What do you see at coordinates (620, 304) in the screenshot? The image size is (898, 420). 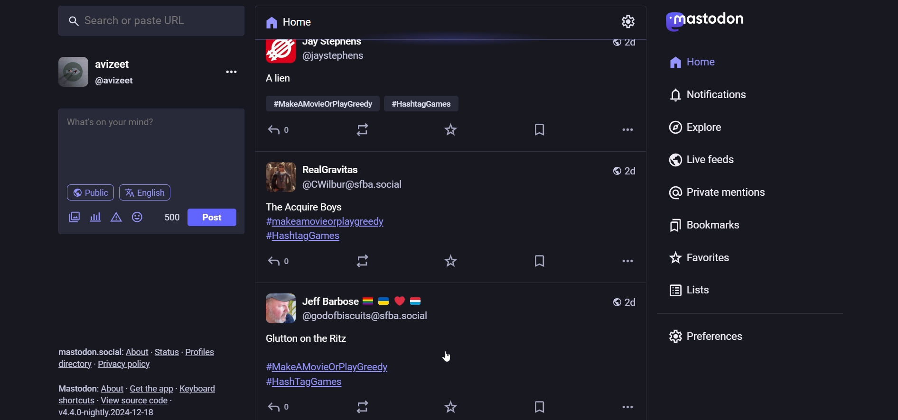 I see `day` at bounding box center [620, 304].